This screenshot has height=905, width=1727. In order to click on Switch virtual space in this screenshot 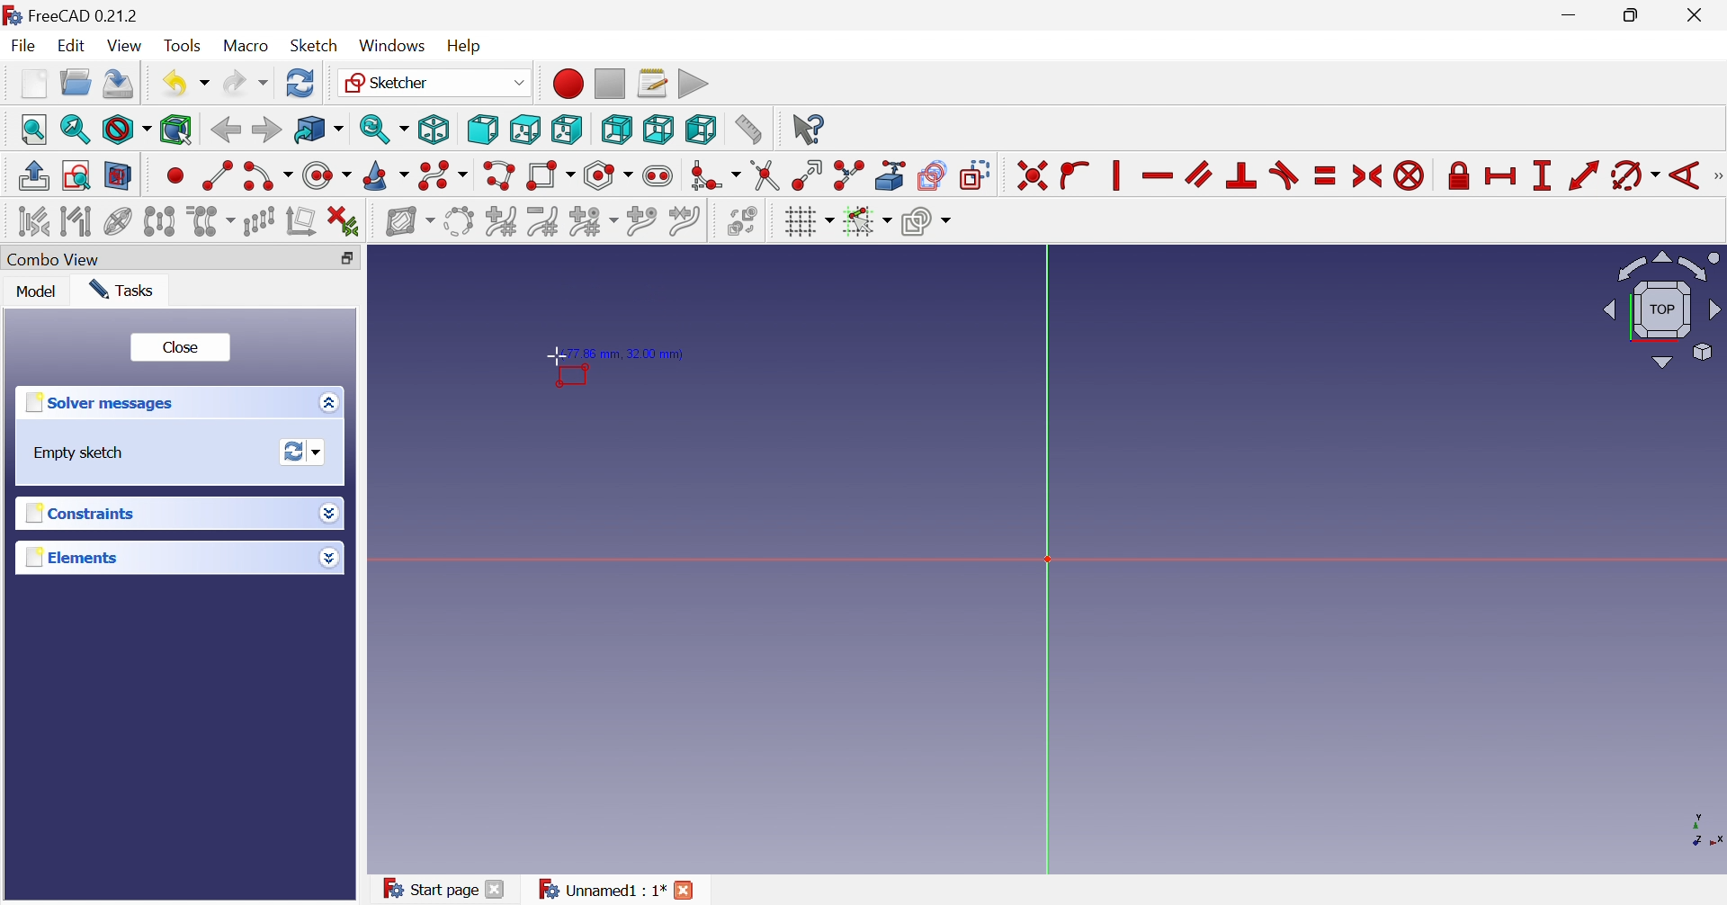, I will do `click(742, 220)`.